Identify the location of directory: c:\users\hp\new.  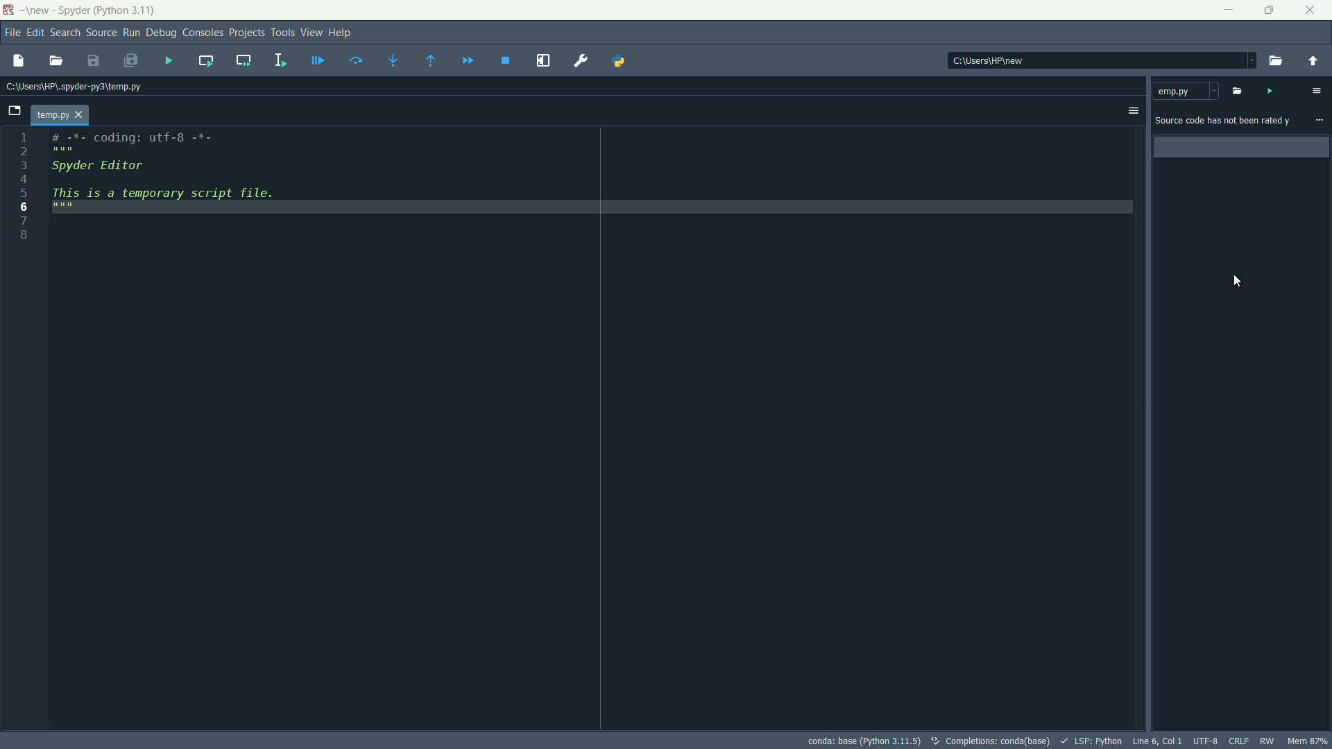
(990, 61).